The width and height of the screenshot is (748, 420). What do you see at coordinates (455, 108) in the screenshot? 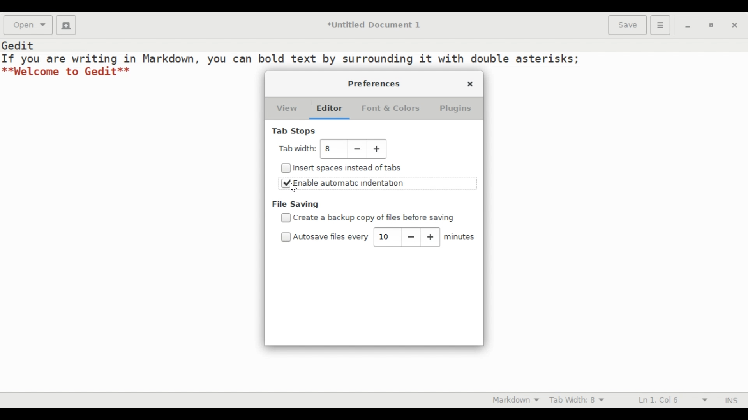
I see `Plugins` at bounding box center [455, 108].